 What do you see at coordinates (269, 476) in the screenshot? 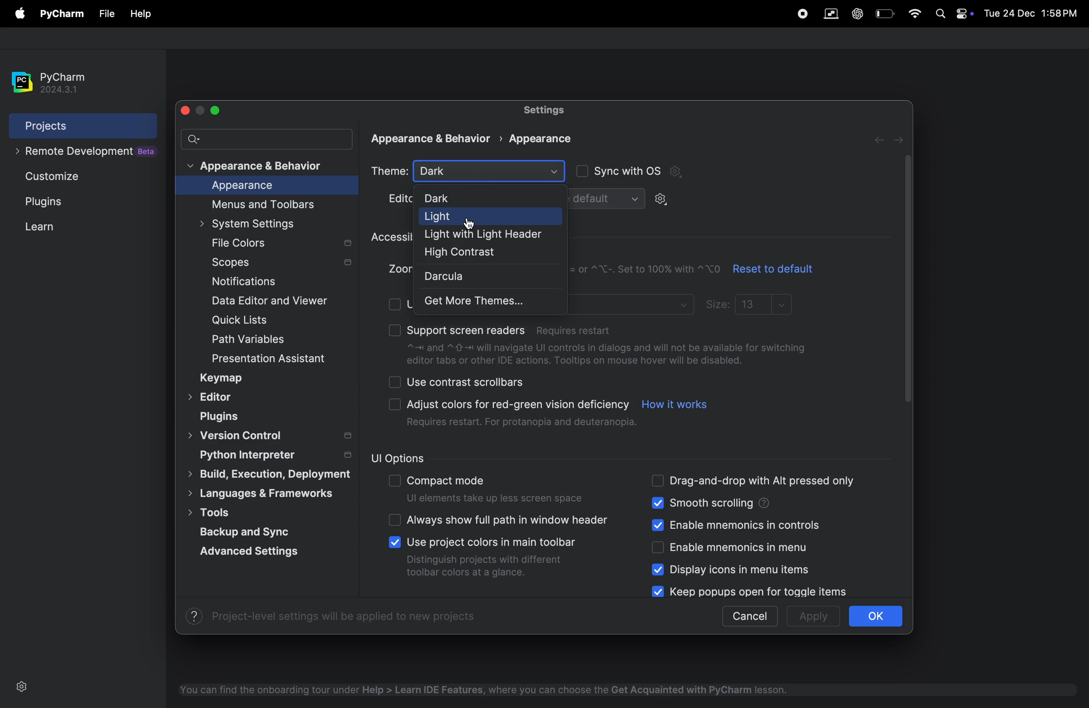
I see `build execution strategy` at bounding box center [269, 476].